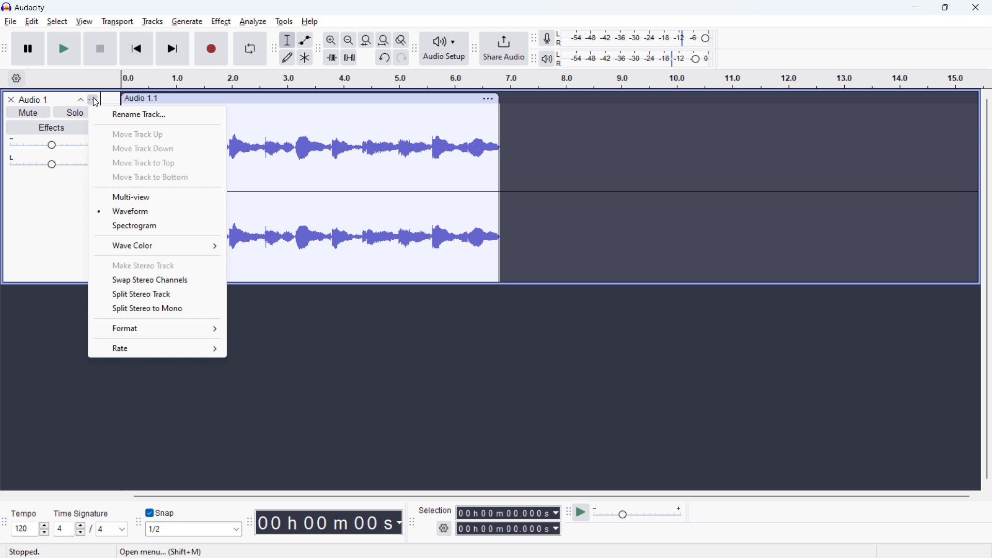  I want to click on fit project to width, so click(383, 40).